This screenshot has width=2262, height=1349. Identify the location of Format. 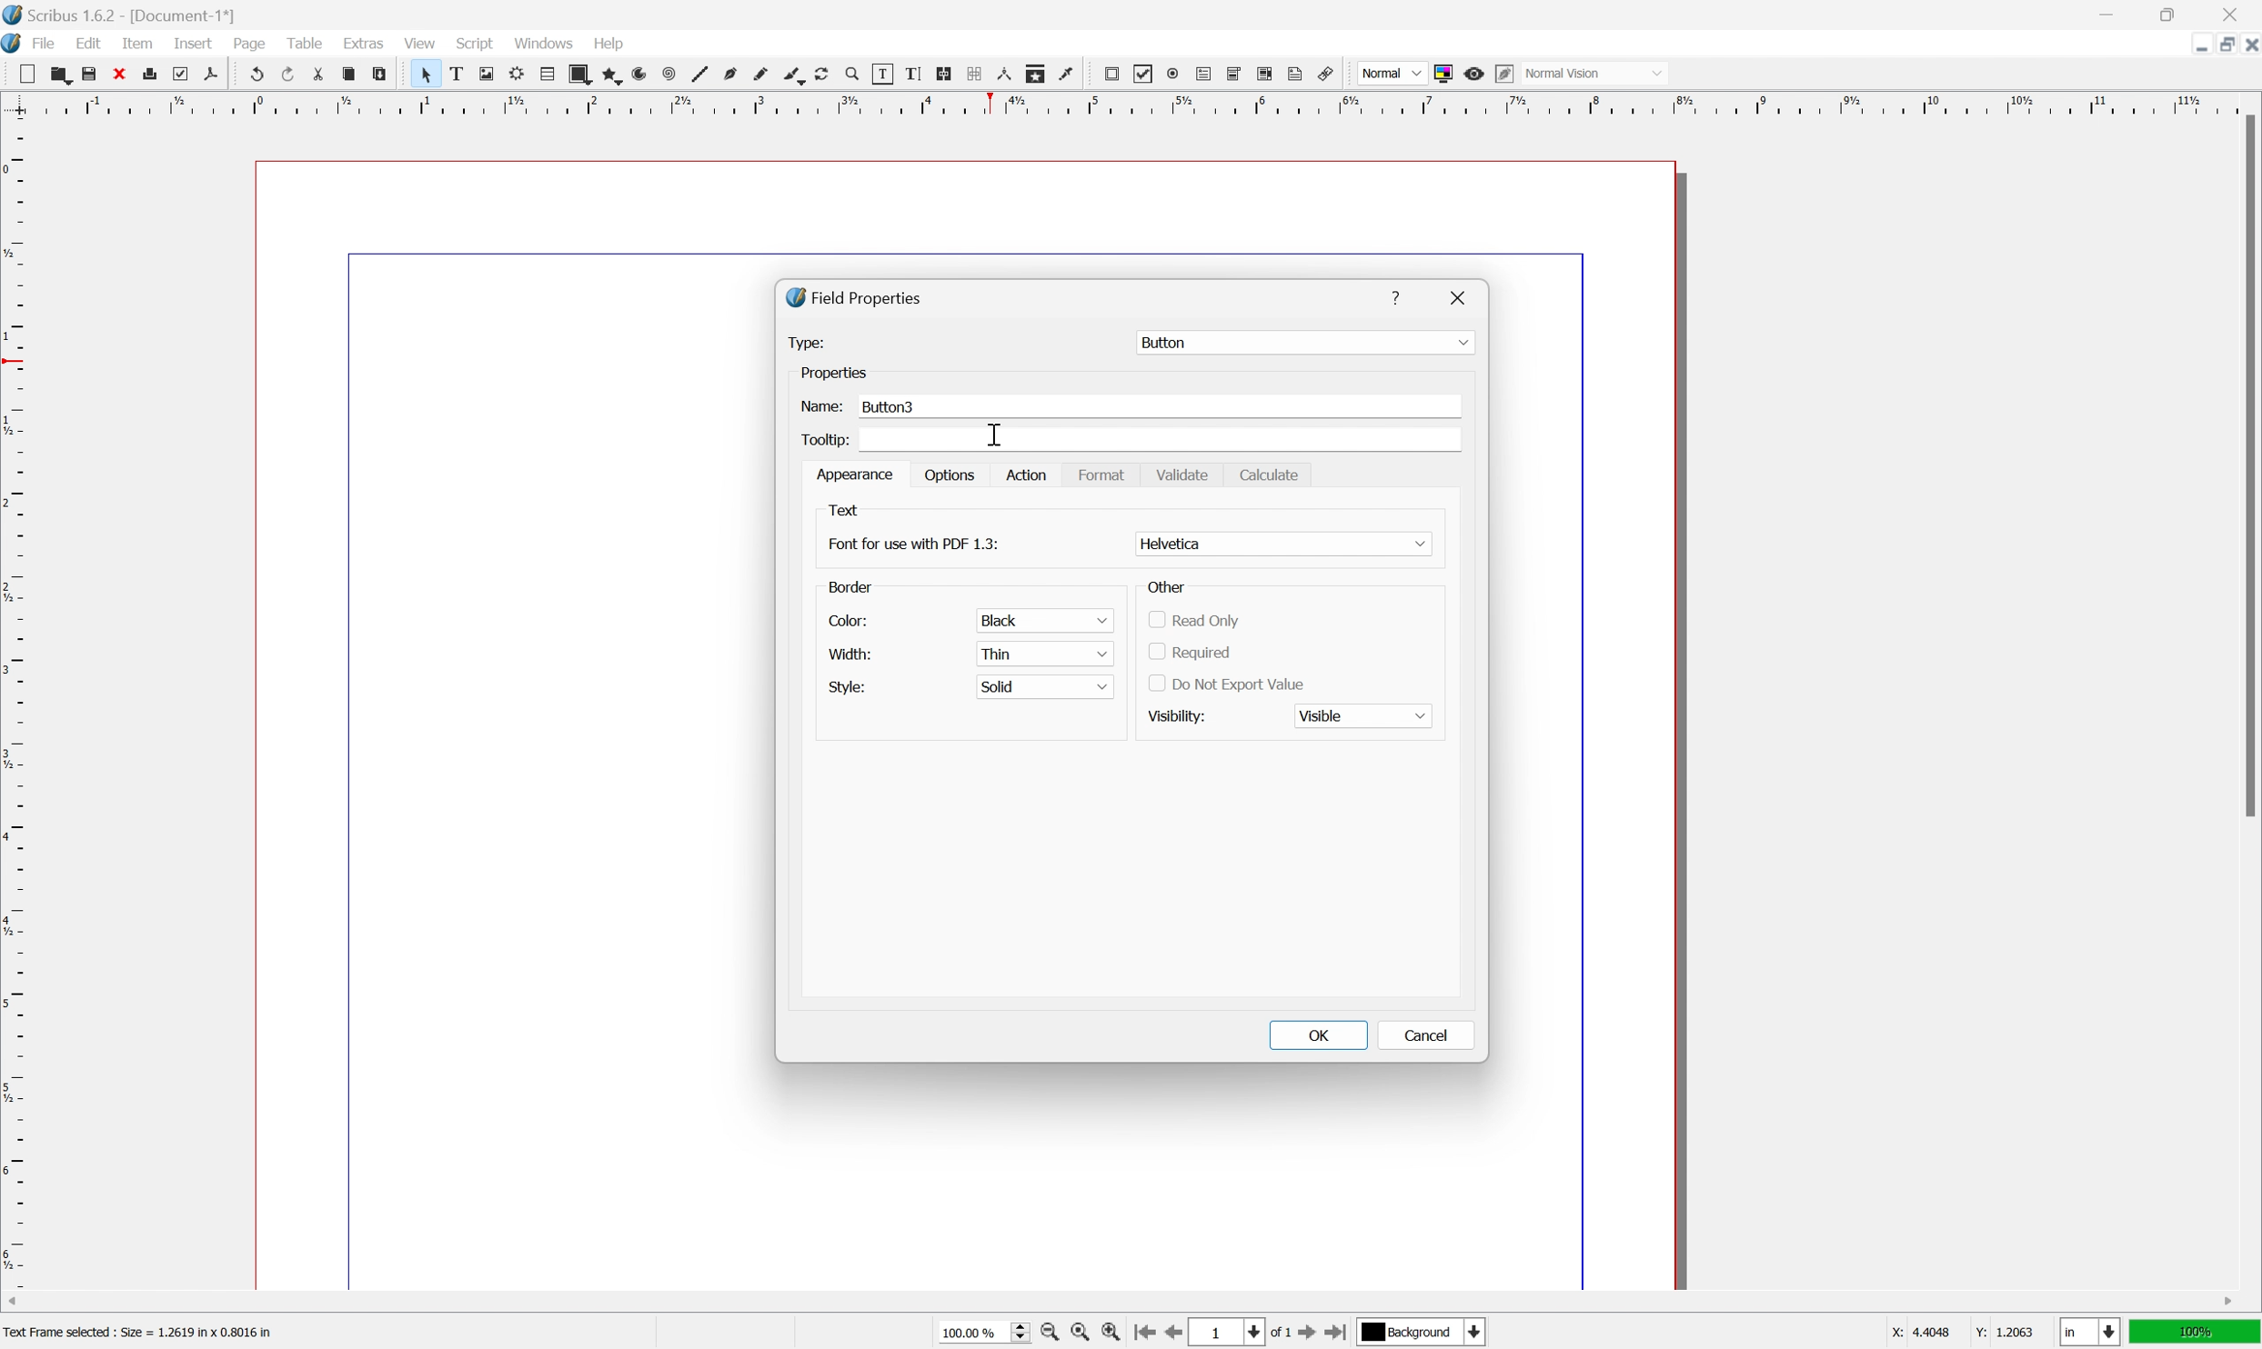
(1104, 476).